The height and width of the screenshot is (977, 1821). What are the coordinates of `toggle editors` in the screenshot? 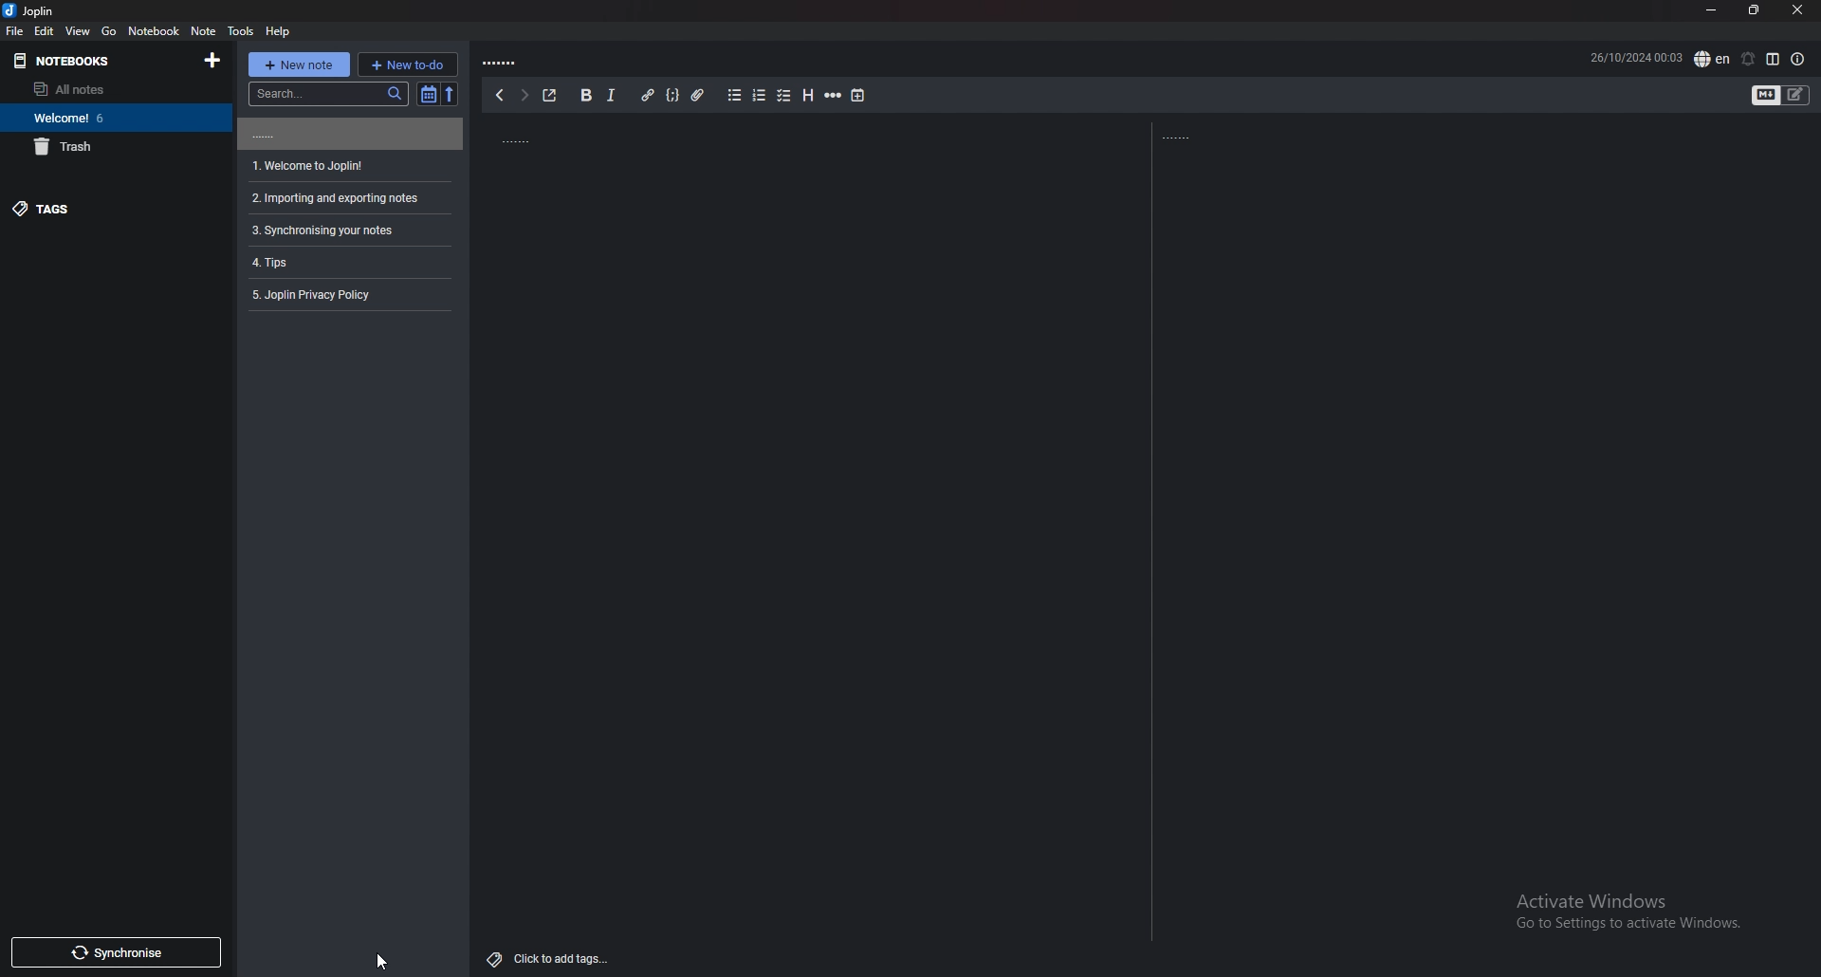 It's located at (1795, 95).